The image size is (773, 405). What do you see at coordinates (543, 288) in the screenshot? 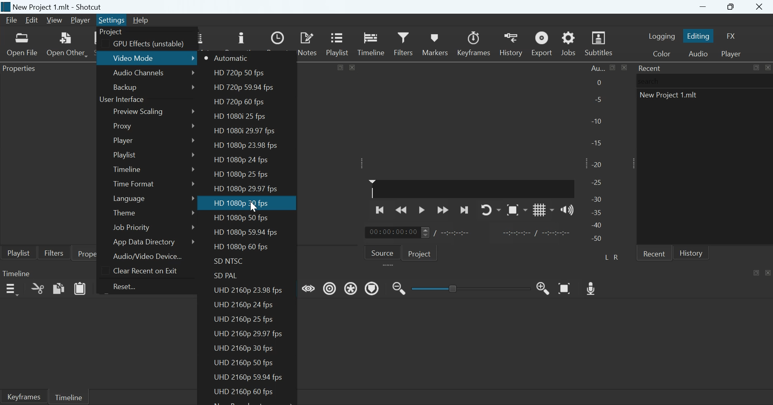
I see `Zoom timeline out` at bounding box center [543, 288].